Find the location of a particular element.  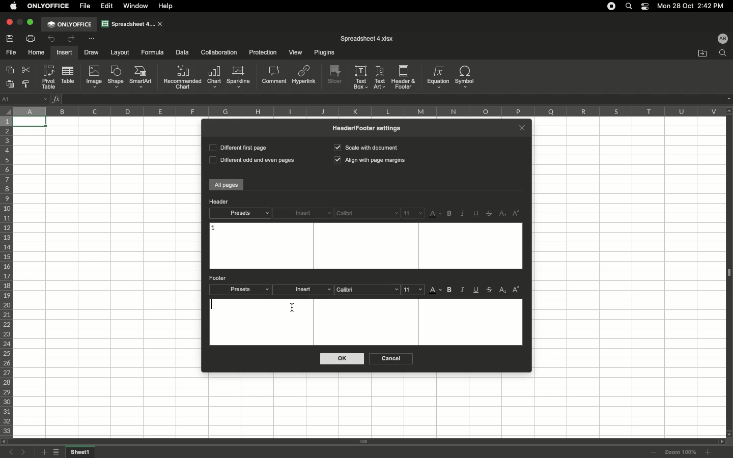

Font style is located at coordinates (369, 289).